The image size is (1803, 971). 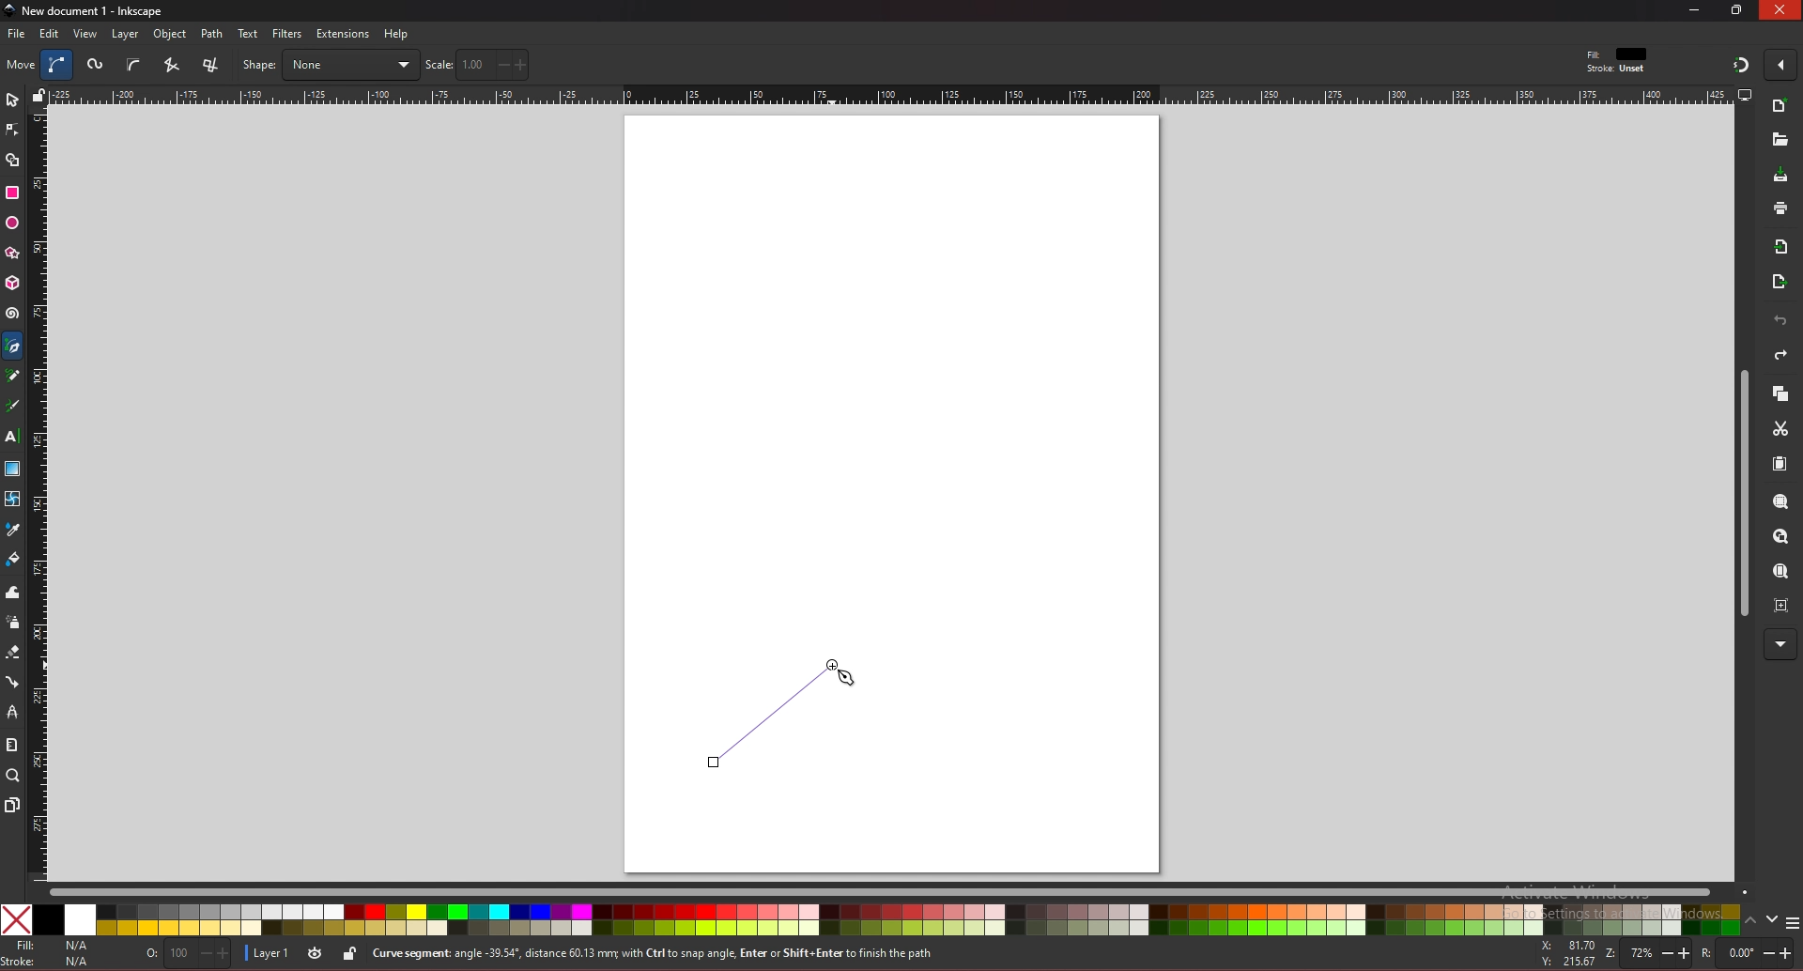 What do you see at coordinates (1744, 953) in the screenshot?
I see `rotate` at bounding box center [1744, 953].